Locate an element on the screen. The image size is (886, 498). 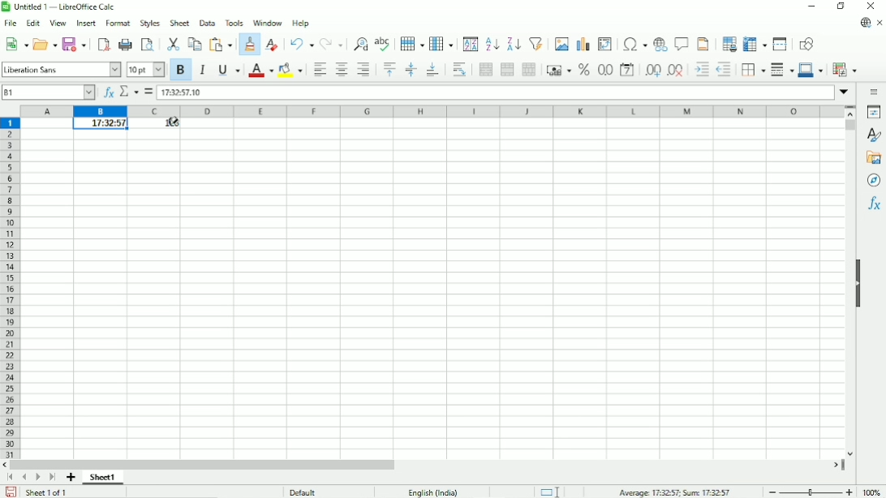
Center vertically is located at coordinates (410, 70).